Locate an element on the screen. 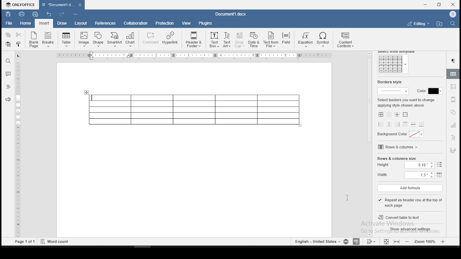 The width and height of the screenshot is (461, 259). find is located at coordinates (8, 60).